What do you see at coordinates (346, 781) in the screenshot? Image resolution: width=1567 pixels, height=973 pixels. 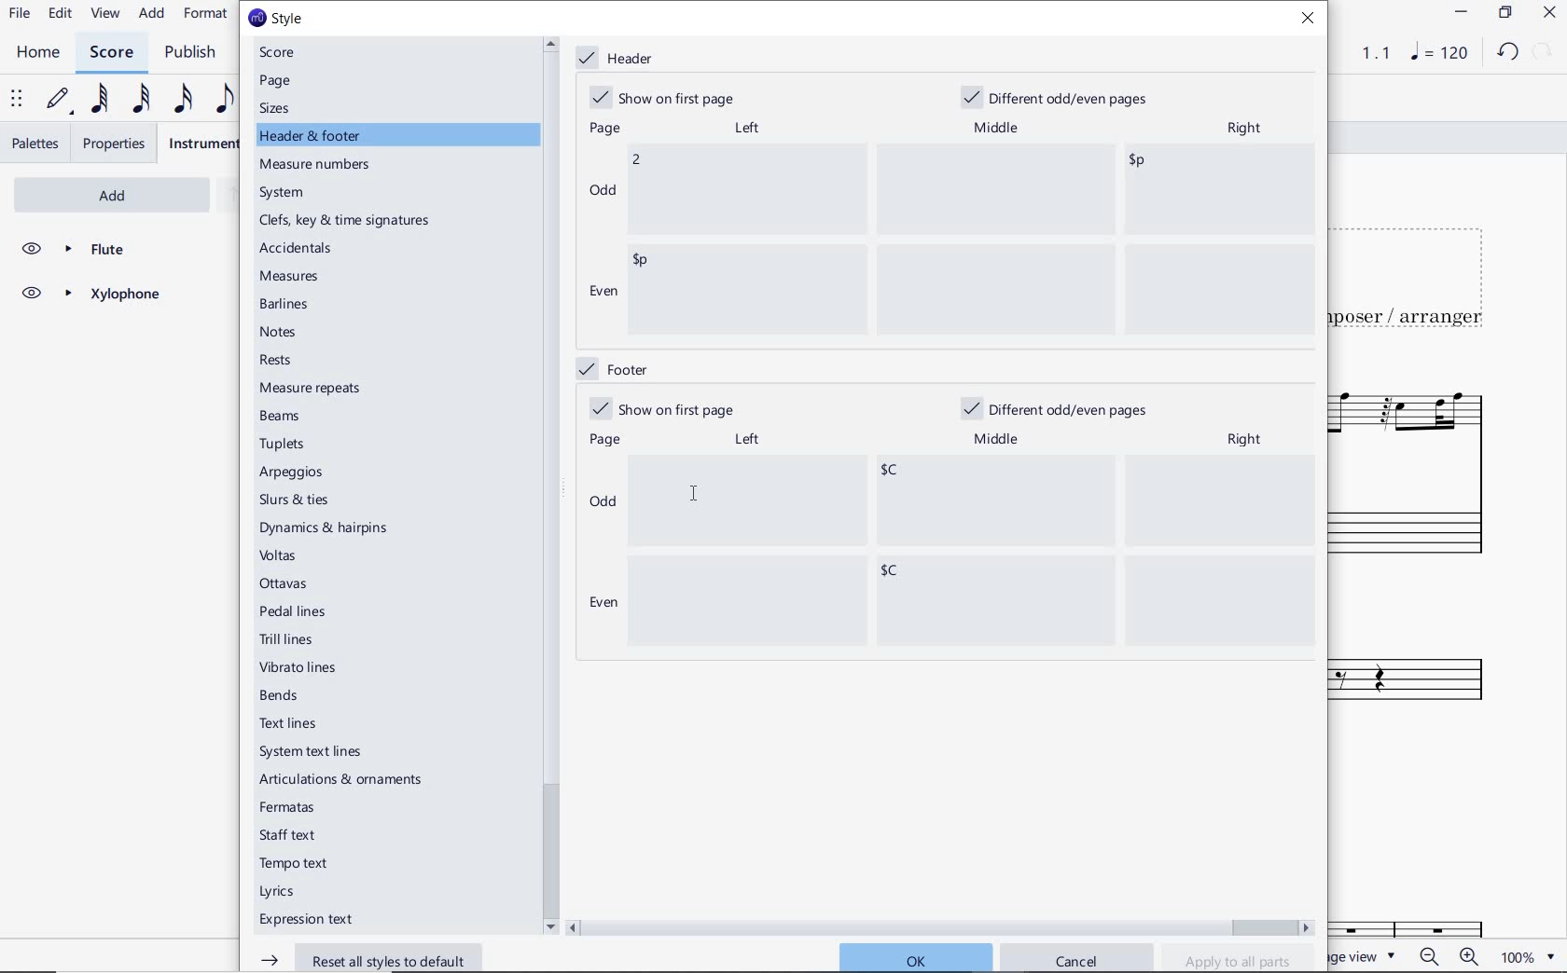 I see `articulations & ornaments` at bounding box center [346, 781].